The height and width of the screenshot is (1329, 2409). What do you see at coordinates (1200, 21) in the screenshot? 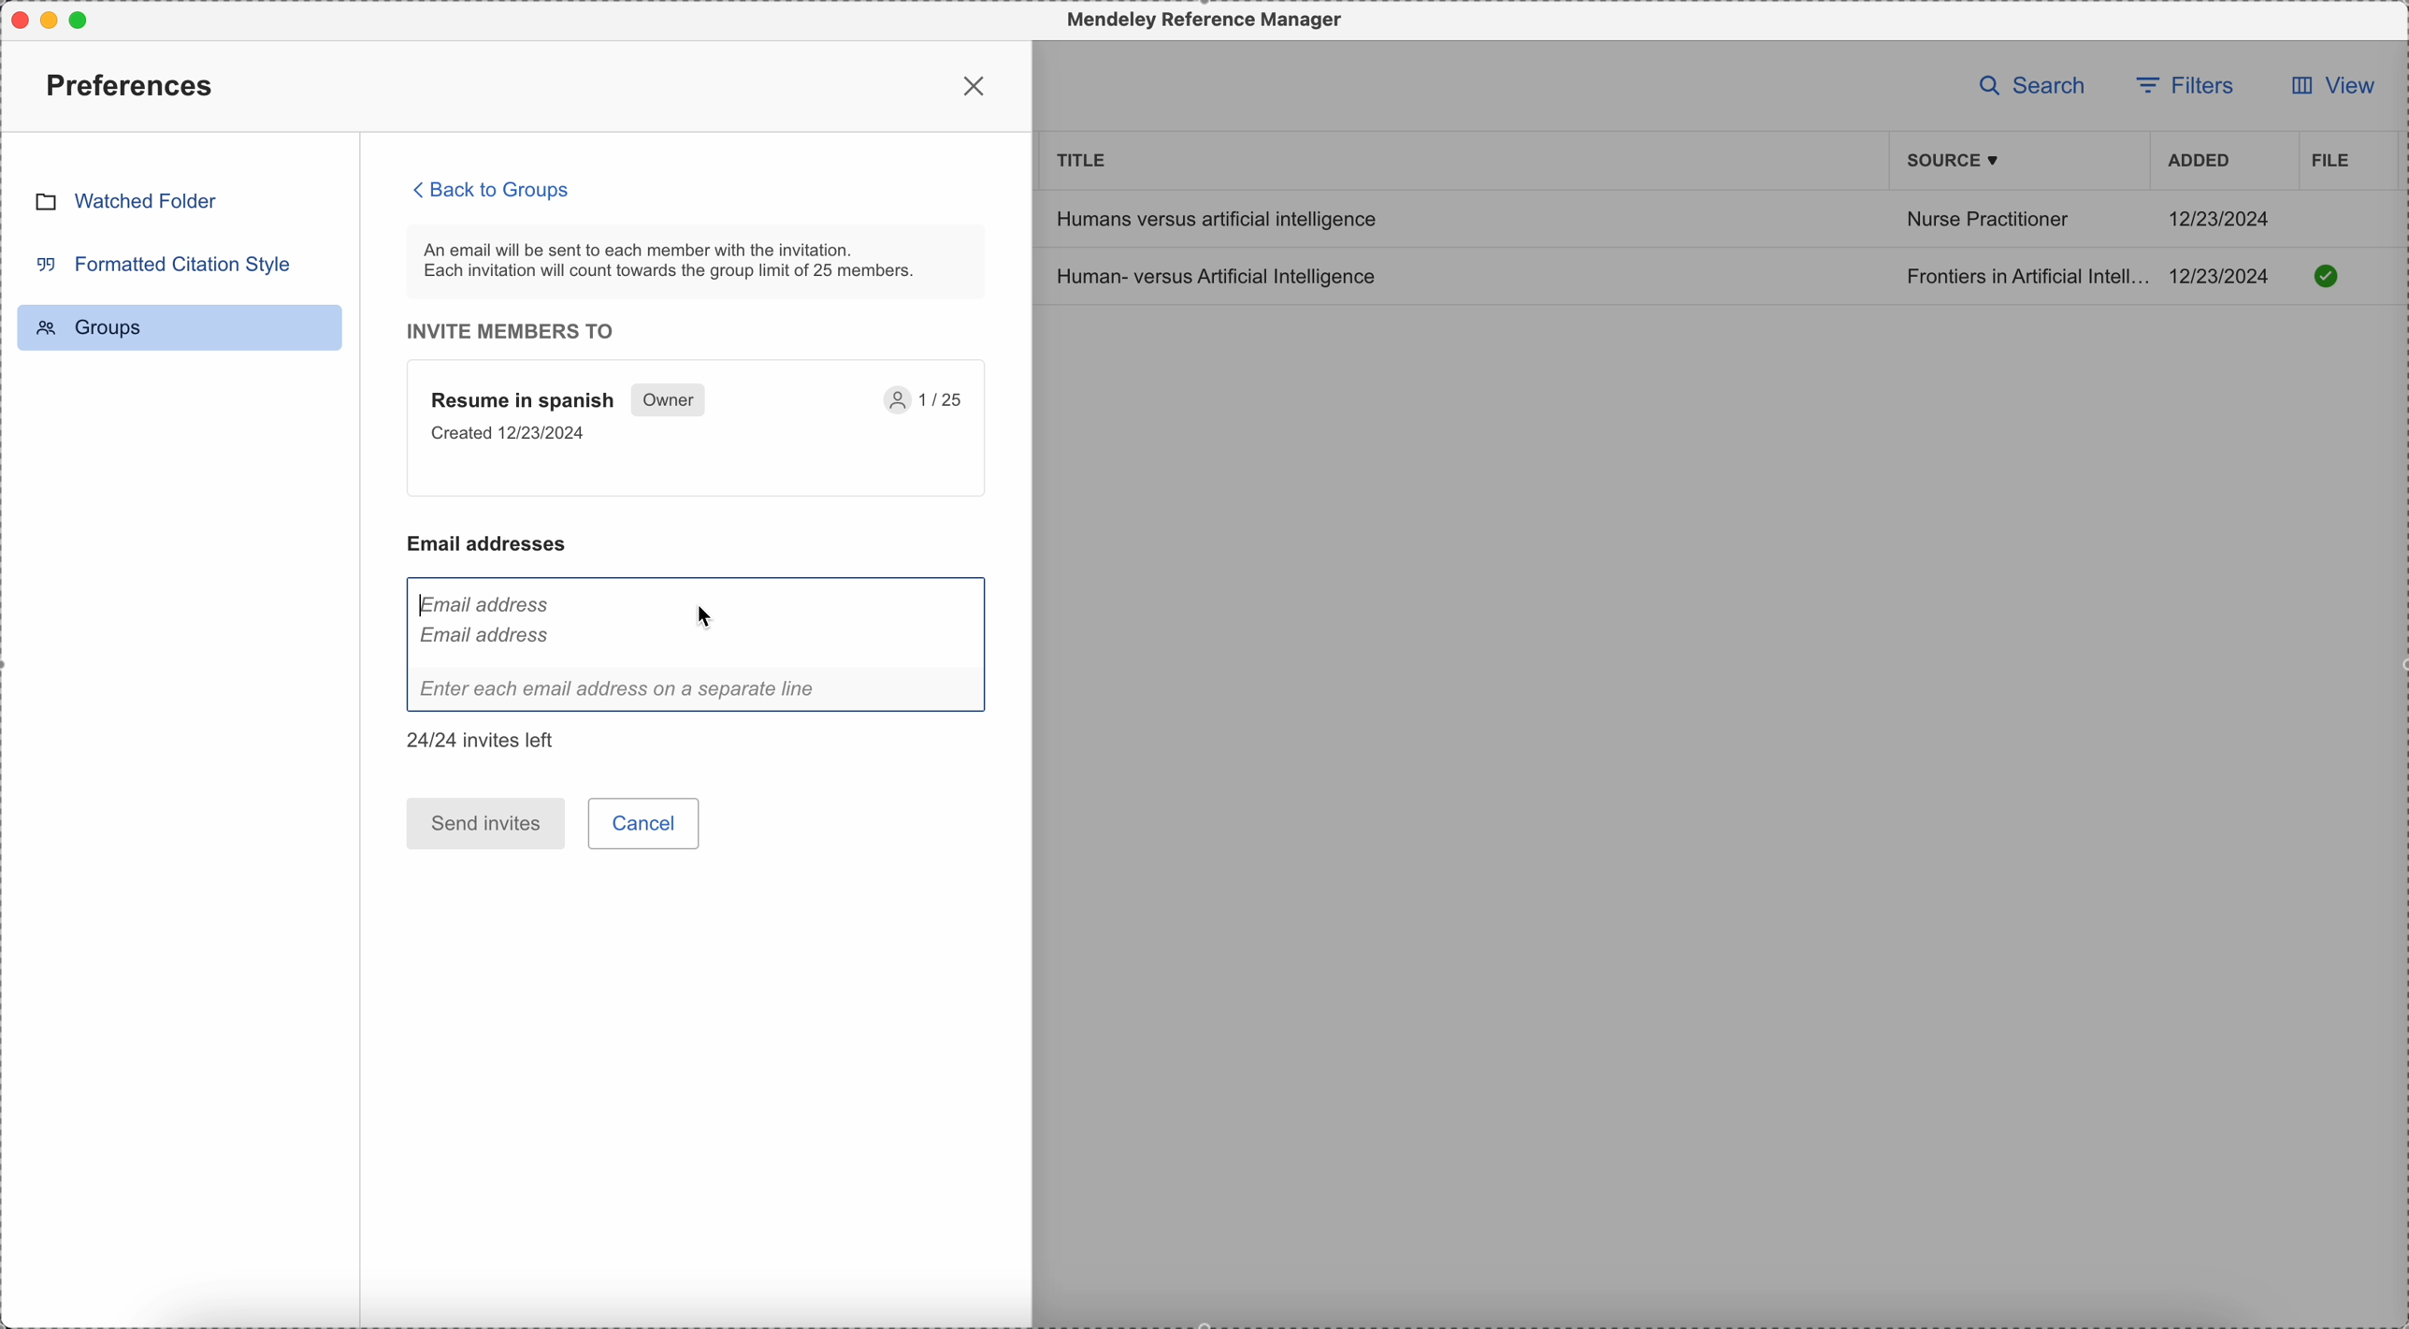
I see `Mendeley Reference Manager` at bounding box center [1200, 21].